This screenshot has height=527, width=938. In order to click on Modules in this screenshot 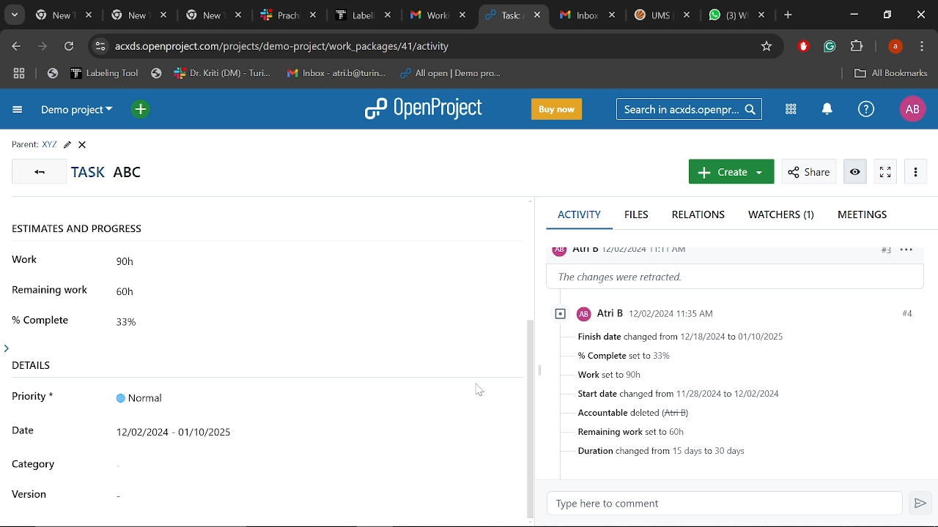, I will do `click(791, 111)`.